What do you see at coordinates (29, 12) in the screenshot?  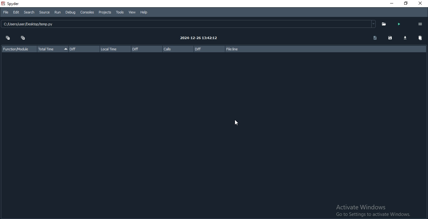 I see `Search` at bounding box center [29, 12].